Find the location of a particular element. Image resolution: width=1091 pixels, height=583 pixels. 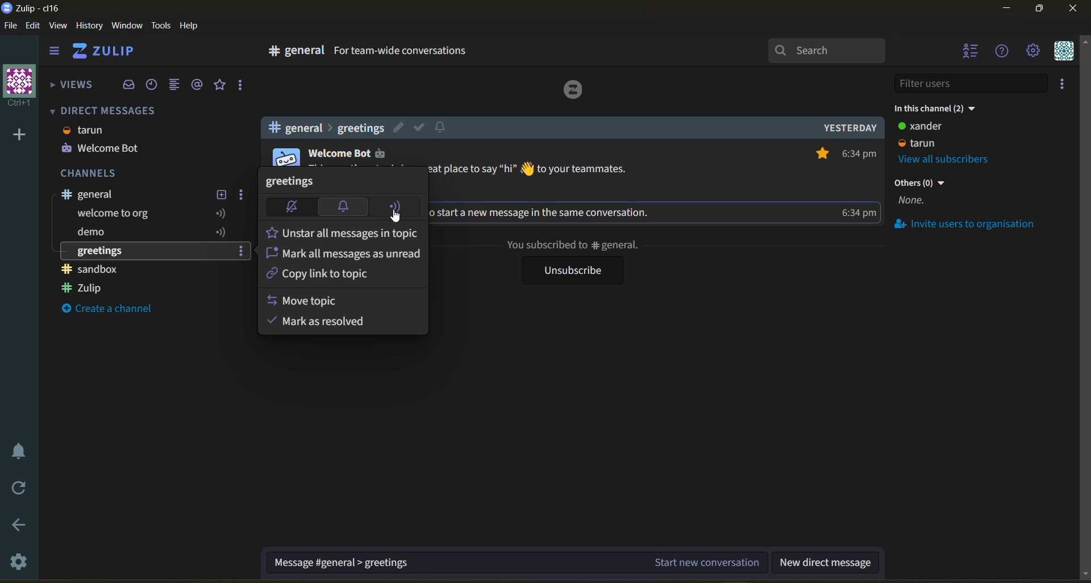

you subscribed to general is located at coordinates (572, 245).